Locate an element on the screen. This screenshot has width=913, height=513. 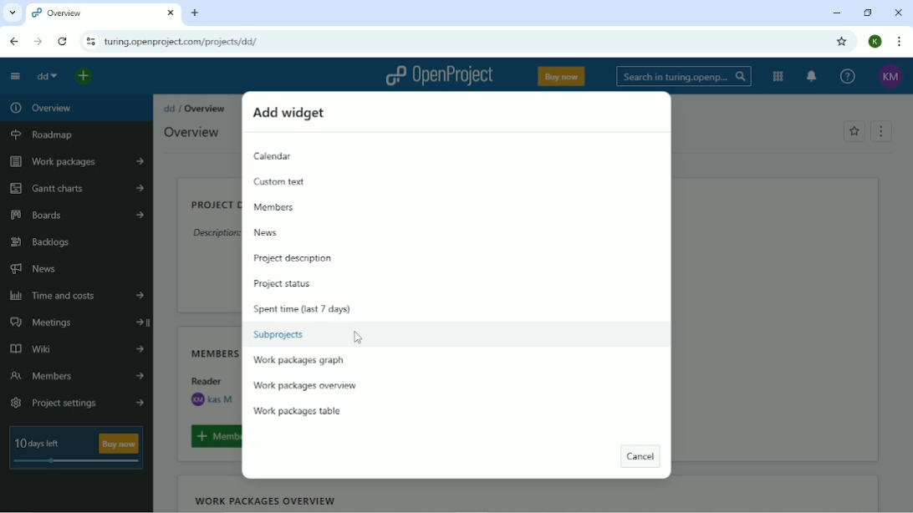
Project settings is located at coordinates (78, 402).